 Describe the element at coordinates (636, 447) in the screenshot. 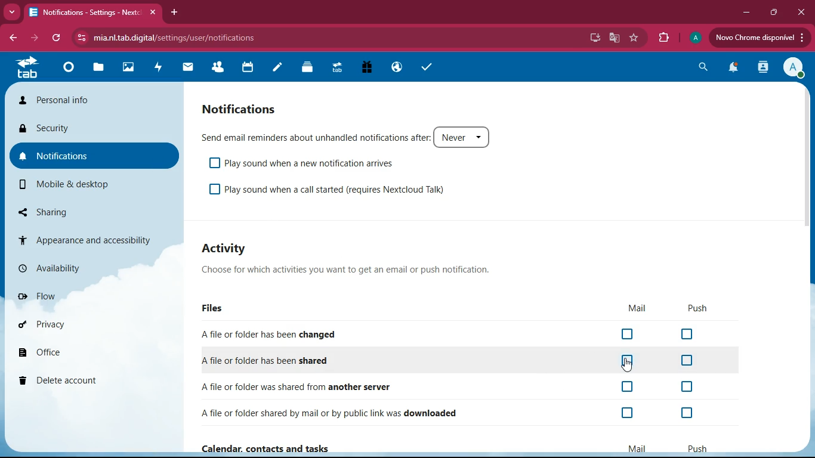

I see `mail` at that location.